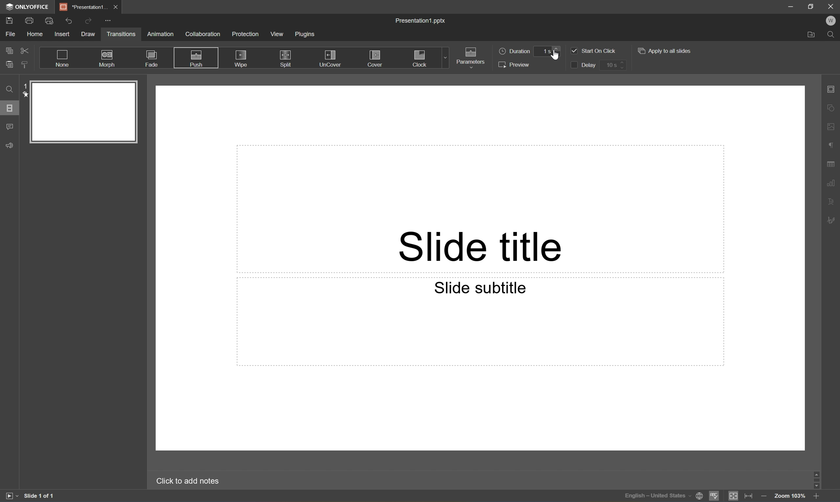 Image resolution: width=840 pixels, height=502 pixels. Describe the element at coordinates (50, 20) in the screenshot. I see `Quick Print` at that location.